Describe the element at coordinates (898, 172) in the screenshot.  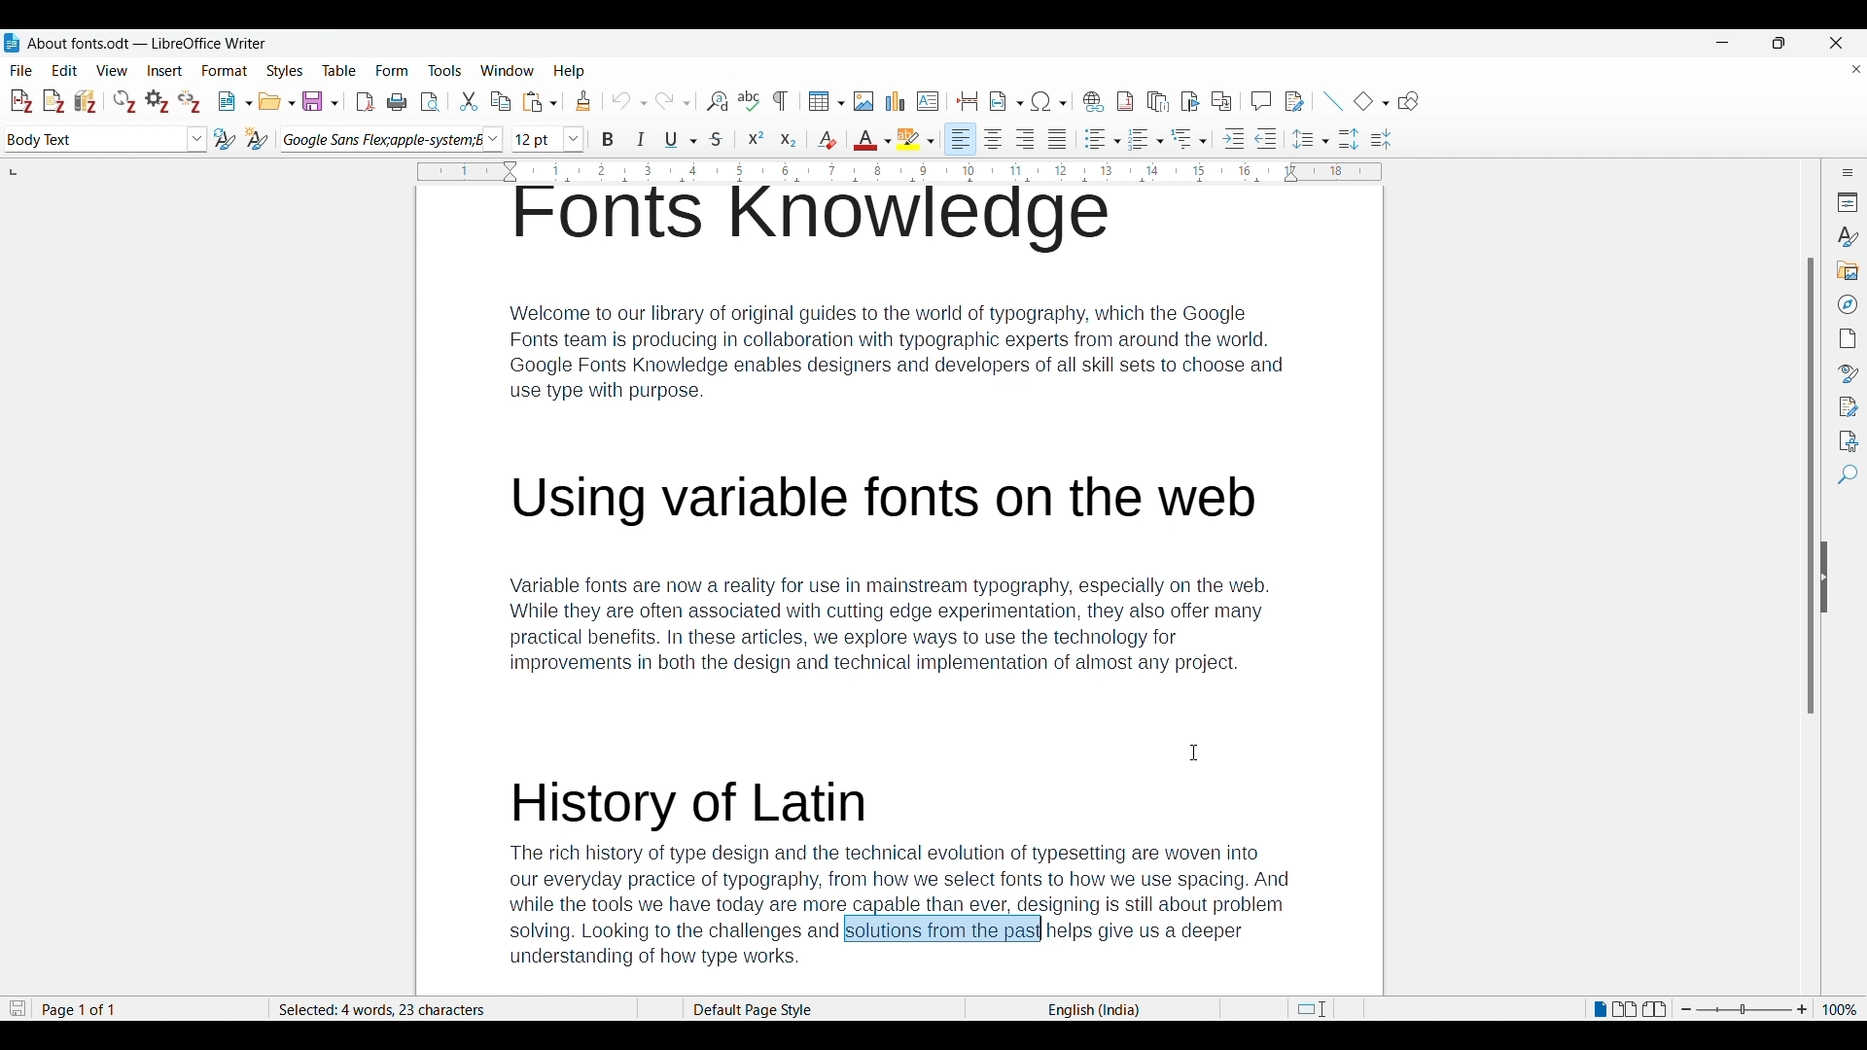
I see `Page horizontal ruler` at that location.